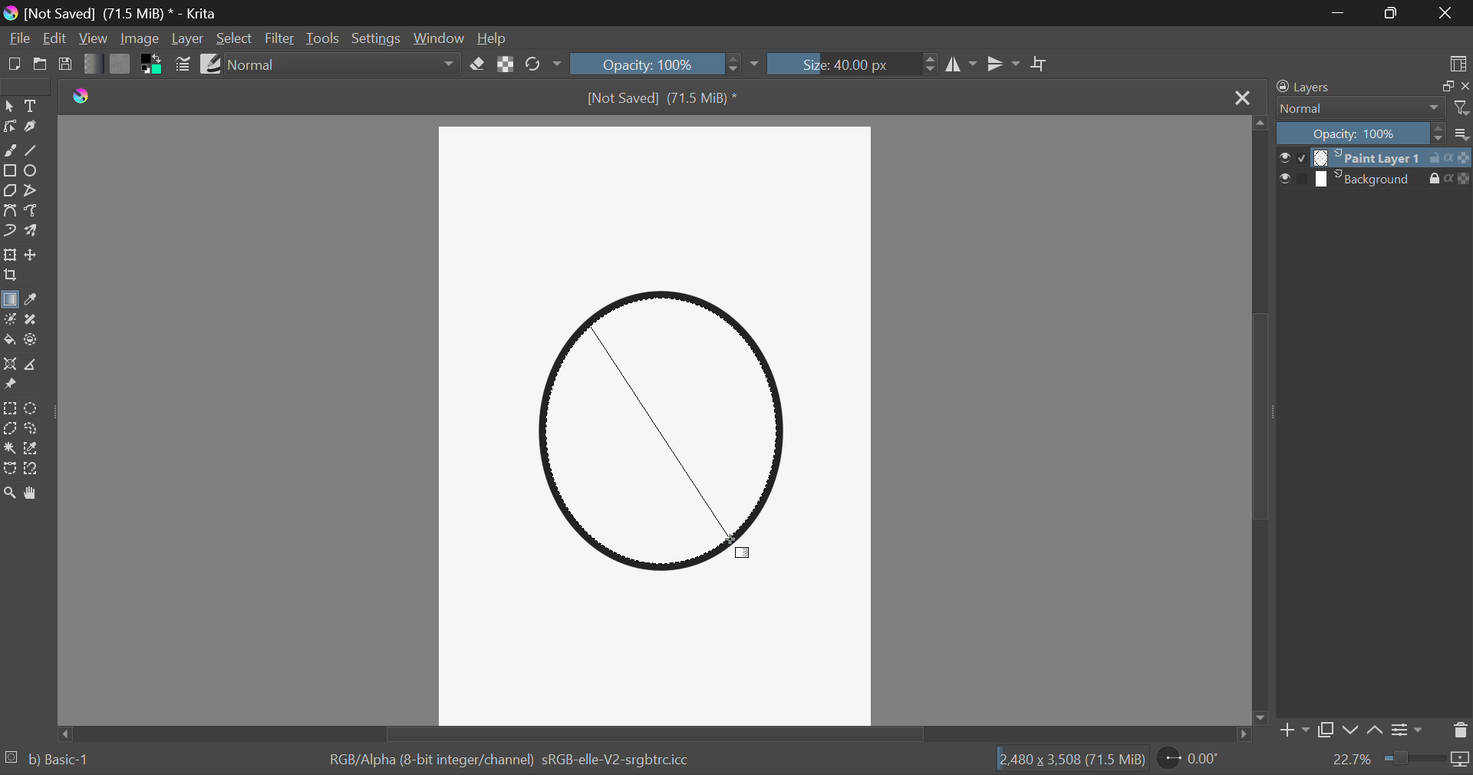 The width and height of the screenshot is (1473, 775). Describe the element at coordinates (1359, 134) in the screenshot. I see `Opacity` at that location.